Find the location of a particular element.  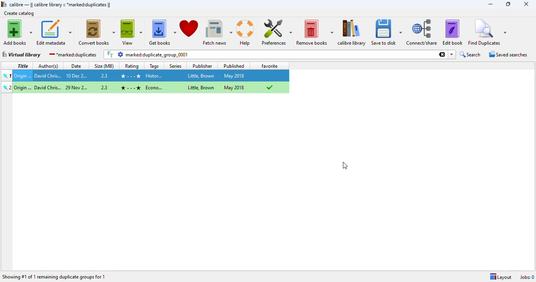

logo is located at coordinates (4, 4).